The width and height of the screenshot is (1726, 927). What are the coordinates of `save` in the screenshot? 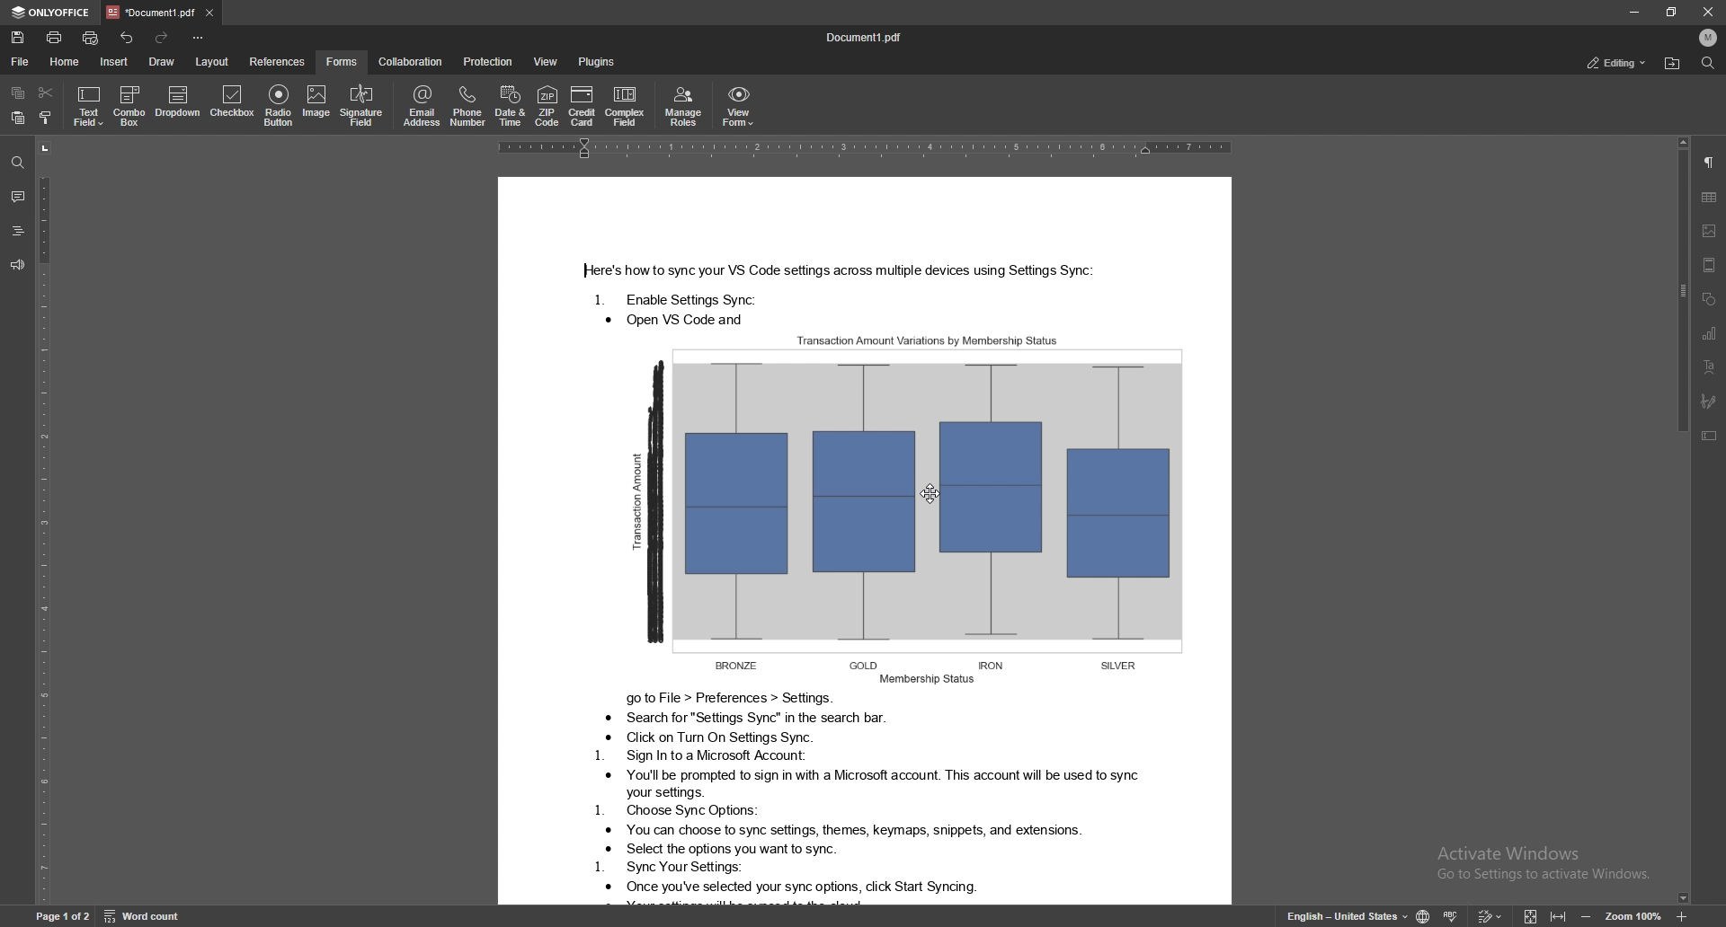 It's located at (18, 36).